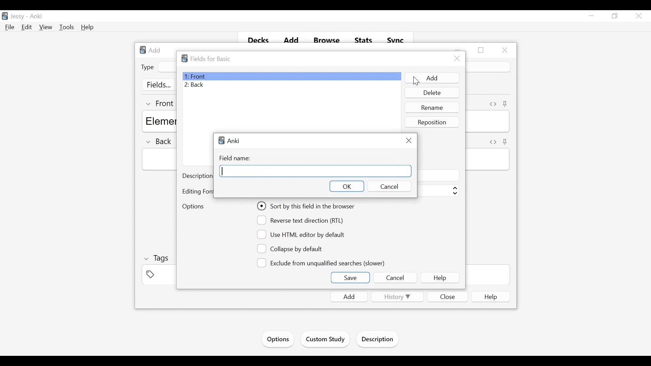 The height and width of the screenshot is (366, 651). What do you see at coordinates (19, 17) in the screenshot?
I see `User Name` at bounding box center [19, 17].